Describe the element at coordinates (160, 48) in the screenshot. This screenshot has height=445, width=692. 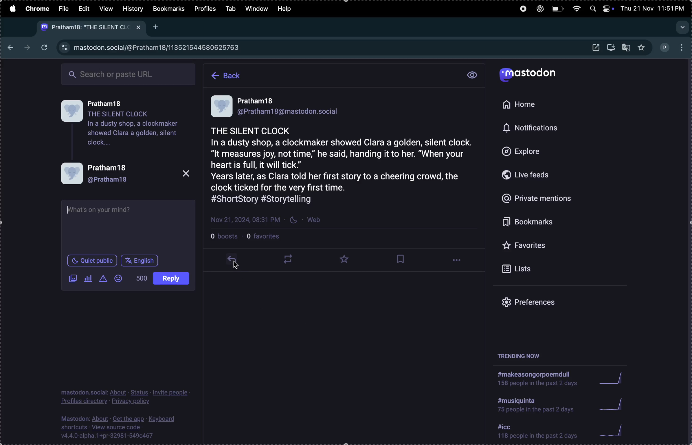
I see `mastodon url` at that location.